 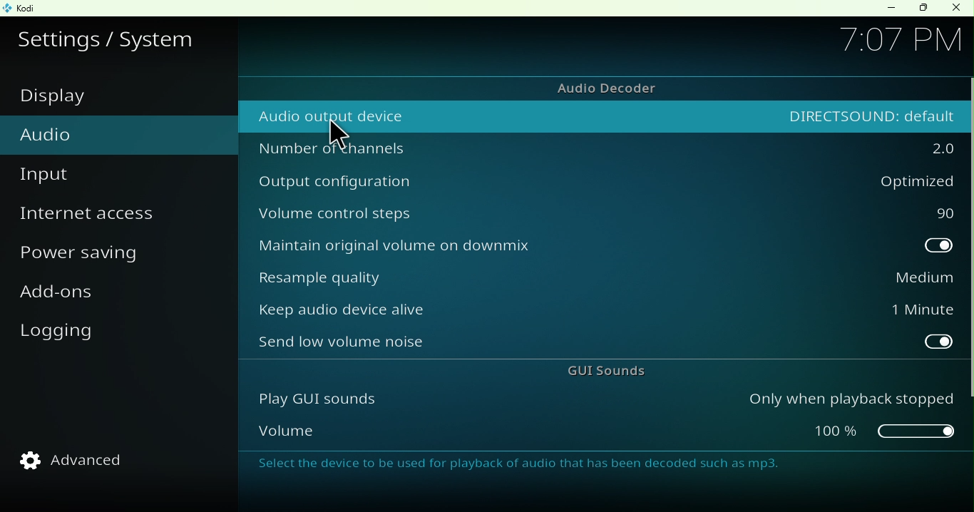 I want to click on slider, so click(x=851, y=435).